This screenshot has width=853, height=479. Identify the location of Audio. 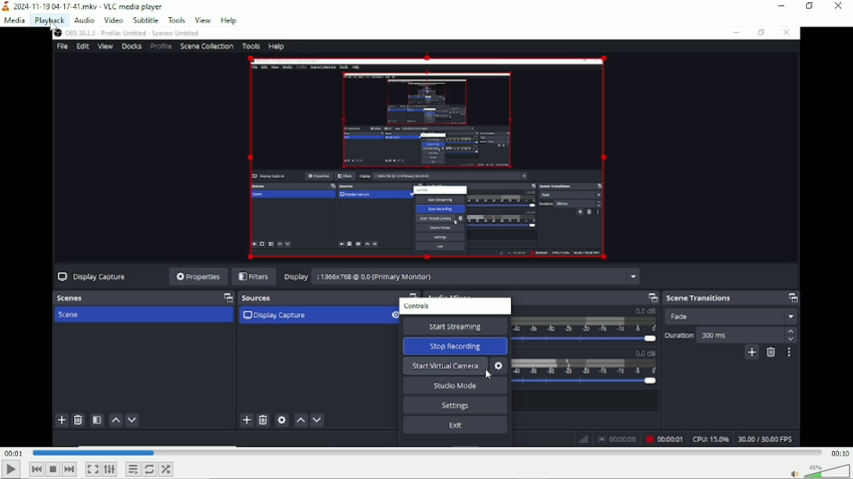
(83, 20).